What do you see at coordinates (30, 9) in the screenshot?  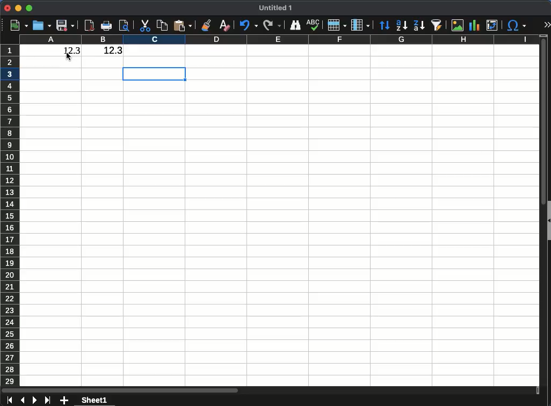 I see `maximize` at bounding box center [30, 9].